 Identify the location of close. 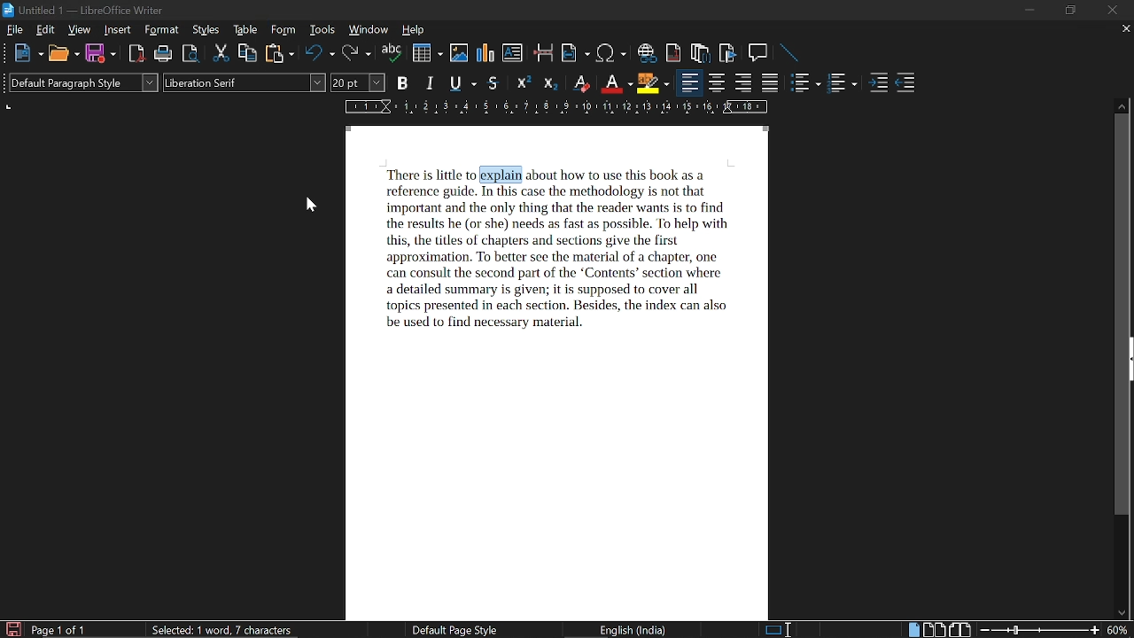
(1110, 11).